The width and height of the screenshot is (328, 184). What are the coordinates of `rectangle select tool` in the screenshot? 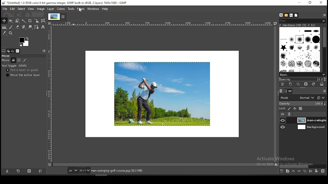 It's located at (11, 21).